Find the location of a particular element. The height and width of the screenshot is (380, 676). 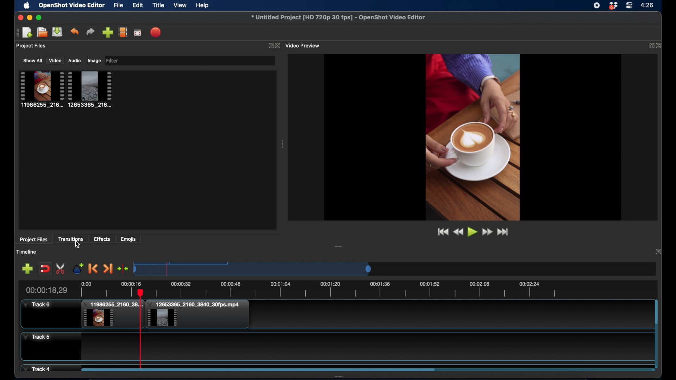

scroll bar is located at coordinates (656, 312).